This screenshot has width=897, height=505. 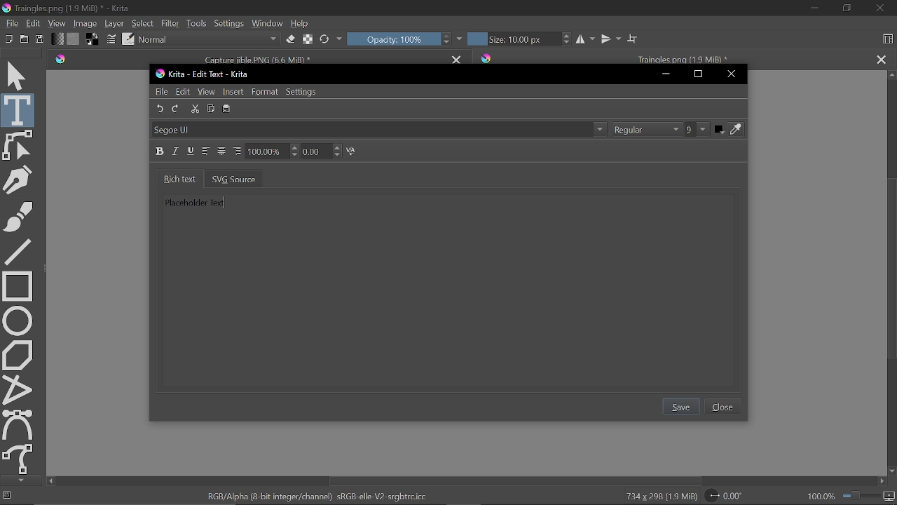 What do you see at coordinates (115, 23) in the screenshot?
I see `Layer` at bounding box center [115, 23].